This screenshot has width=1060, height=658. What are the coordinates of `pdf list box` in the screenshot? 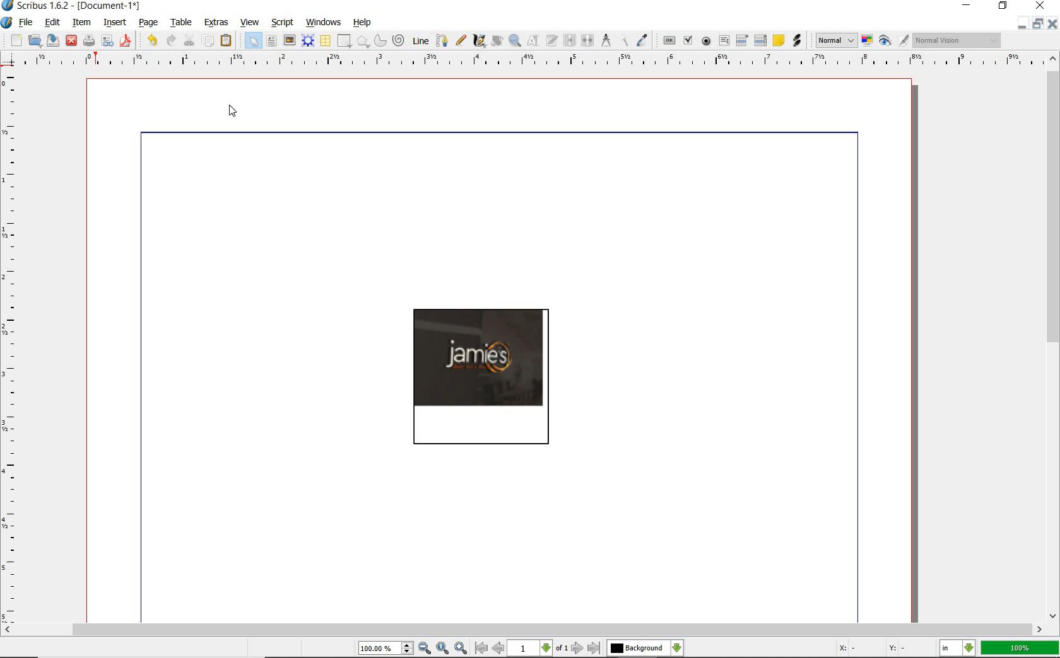 It's located at (760, 42).